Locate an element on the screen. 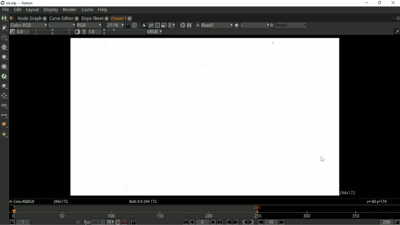  Channel is located at coordinates (5, 48).